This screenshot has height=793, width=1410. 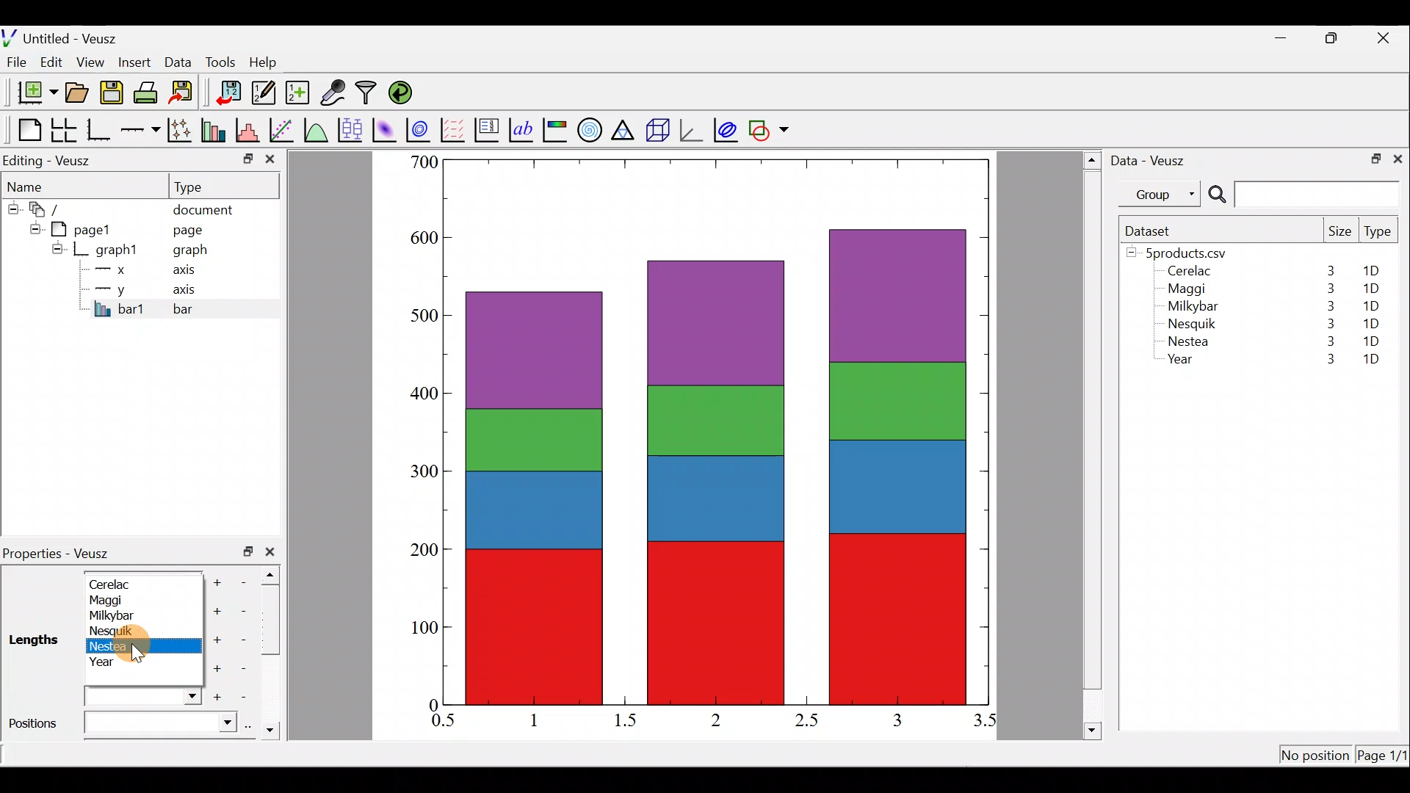 I want to click on View, so click(x=93, y=59).